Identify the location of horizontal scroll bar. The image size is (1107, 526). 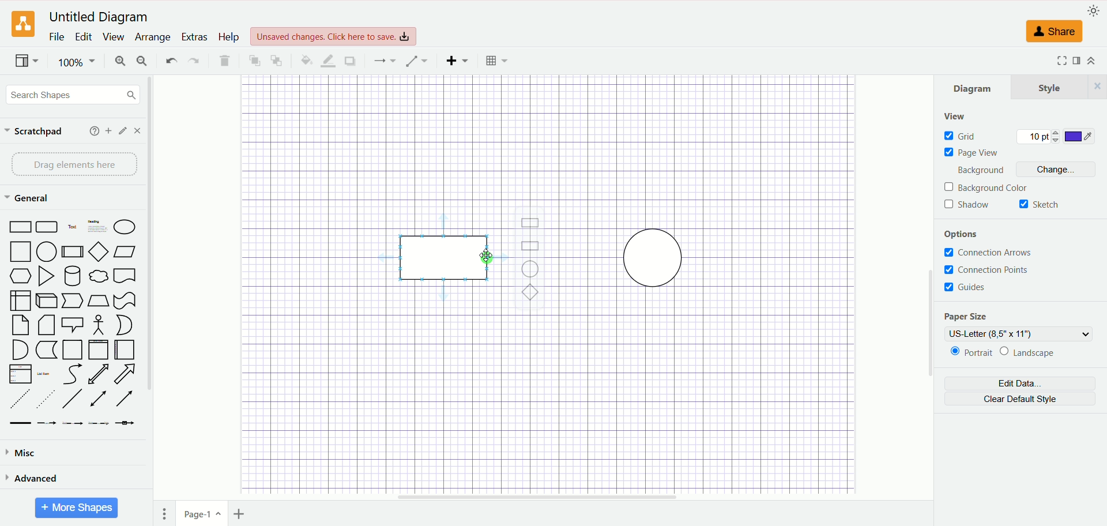
(541, 497).